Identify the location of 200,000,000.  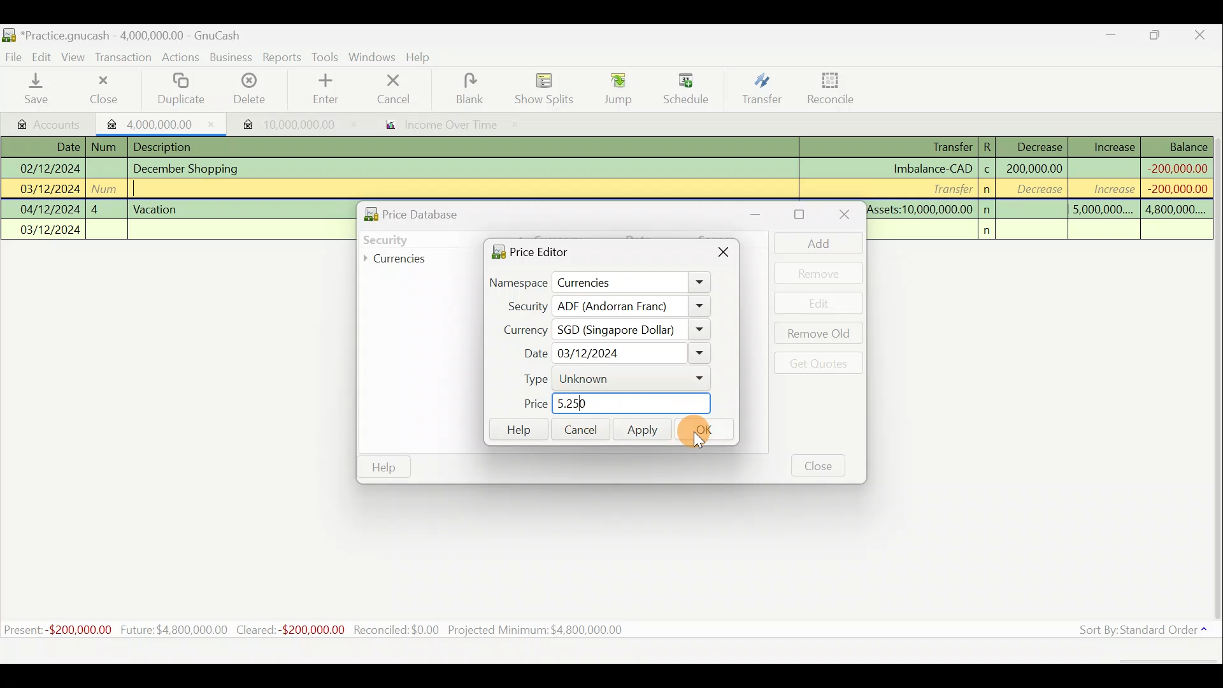
(1033, 168).